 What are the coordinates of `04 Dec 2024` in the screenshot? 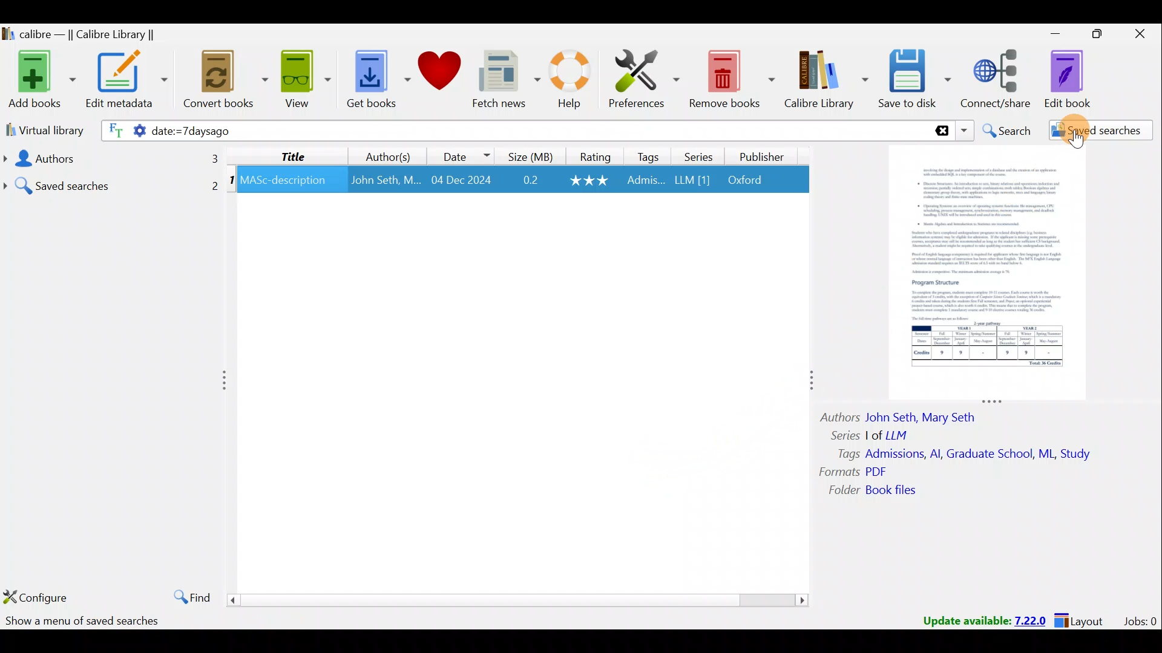 It's located at (461, 181).